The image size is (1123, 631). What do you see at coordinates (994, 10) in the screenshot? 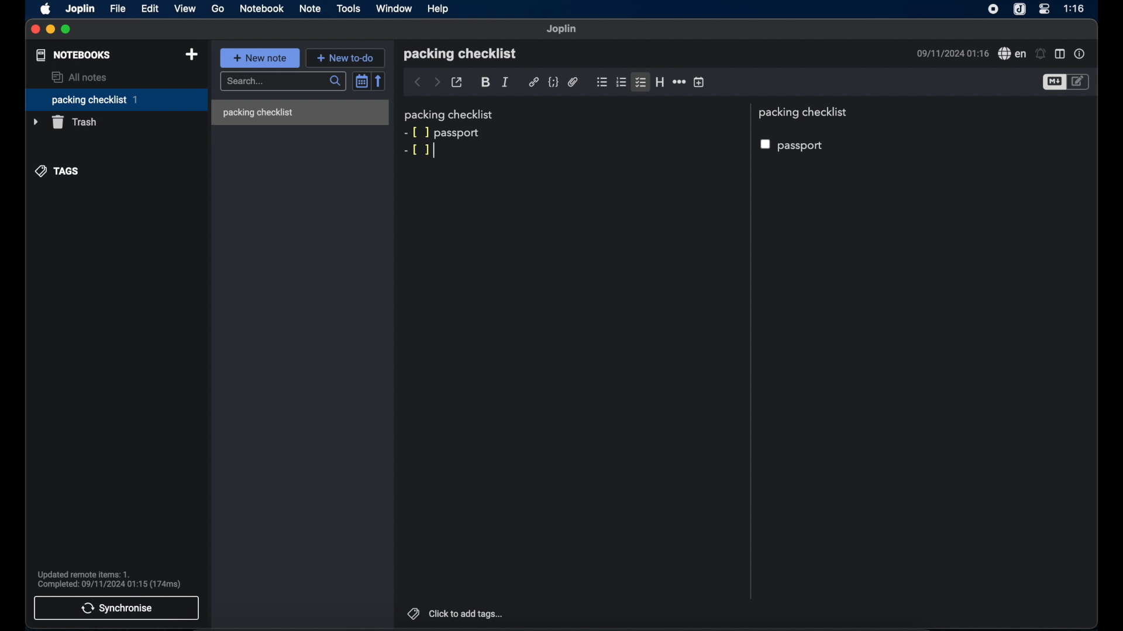
I see `screen recorder icon` at bounding box center [994, 10].